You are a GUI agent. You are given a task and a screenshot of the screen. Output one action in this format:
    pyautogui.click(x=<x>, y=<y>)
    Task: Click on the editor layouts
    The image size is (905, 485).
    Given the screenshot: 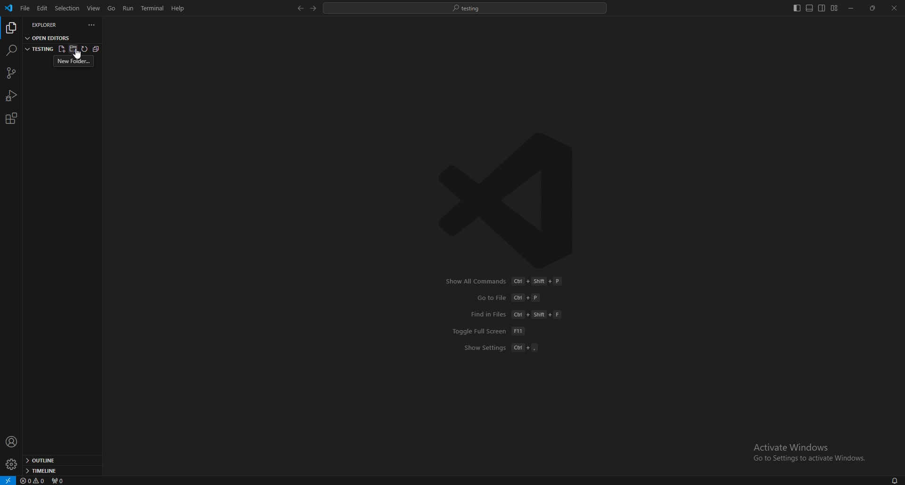 What is the action you would take?
    pyautogui.click(x=815, y=8)
    